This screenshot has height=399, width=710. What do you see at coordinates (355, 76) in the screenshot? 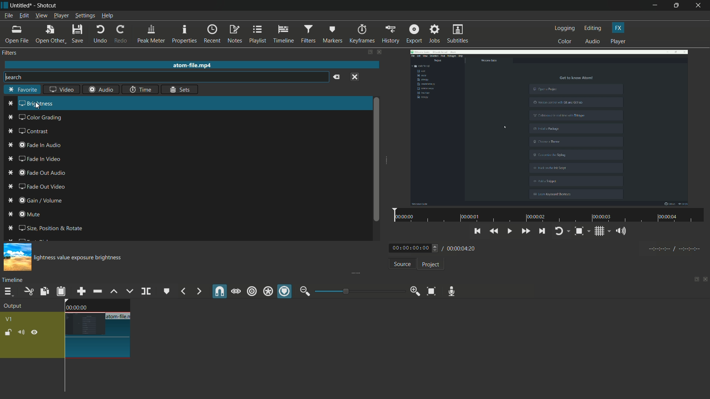
I see `close menu` at bounding box center [355, 76].